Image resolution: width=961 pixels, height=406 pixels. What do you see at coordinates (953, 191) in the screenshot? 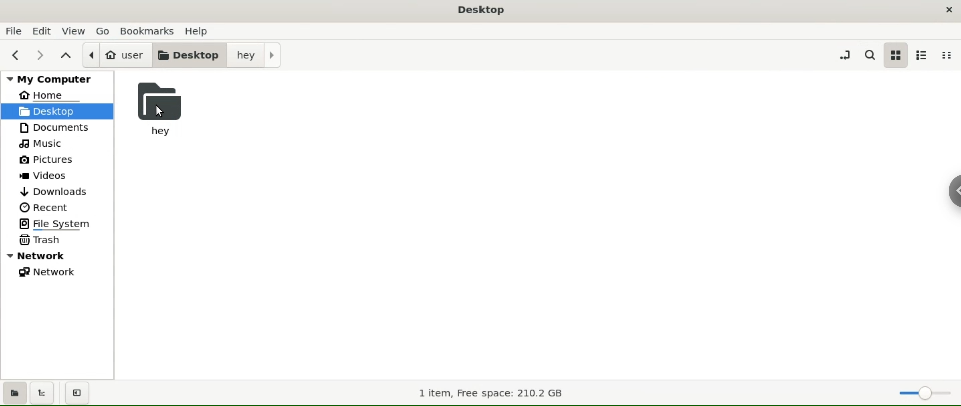
I see `Chrome options` at bounding box center [953, 191].